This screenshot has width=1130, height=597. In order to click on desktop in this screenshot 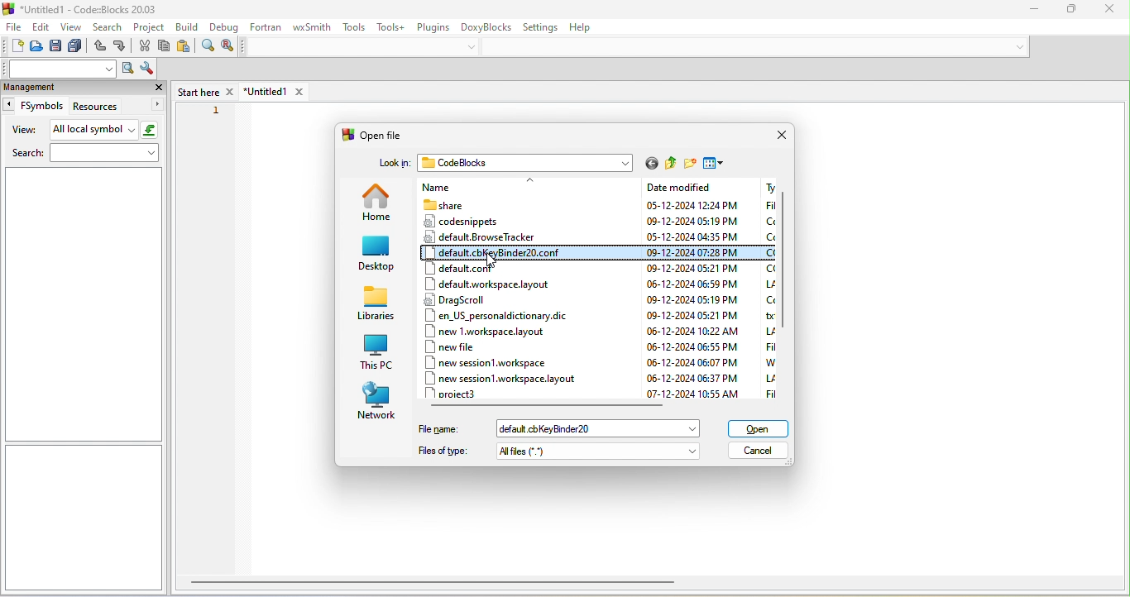, I will do `click(375, 255)`.